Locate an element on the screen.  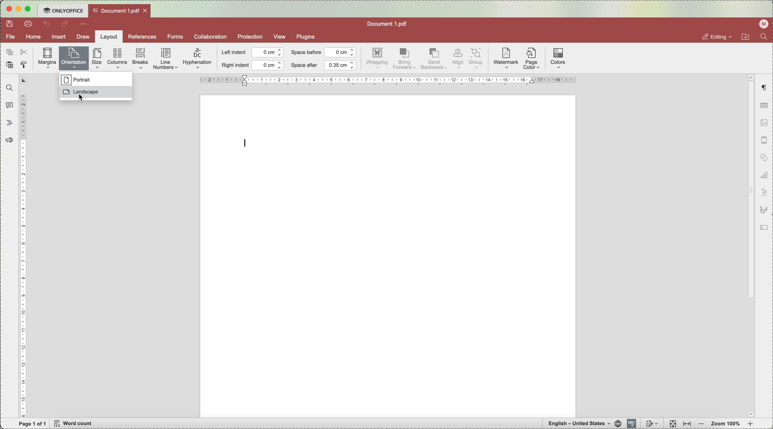
file name is located at coordinates (388, 23).